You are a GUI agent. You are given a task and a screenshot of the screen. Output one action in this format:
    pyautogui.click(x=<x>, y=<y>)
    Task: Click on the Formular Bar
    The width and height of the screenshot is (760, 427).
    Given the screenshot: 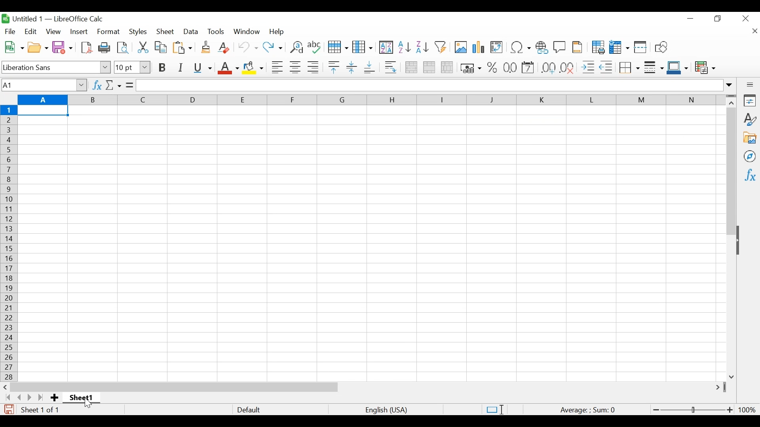 What is the action you would take?
    pyautogui.click(x=436, y=86)
    